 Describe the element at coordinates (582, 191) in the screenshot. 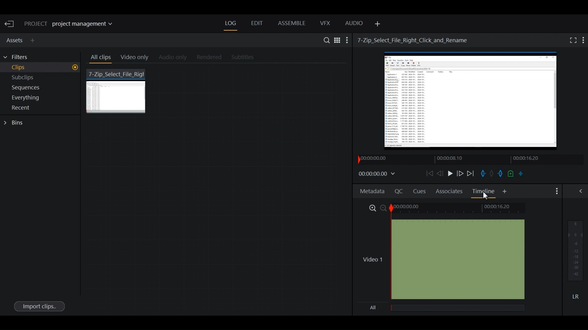

I see `Show/Hide Full Audio mix` at that location.